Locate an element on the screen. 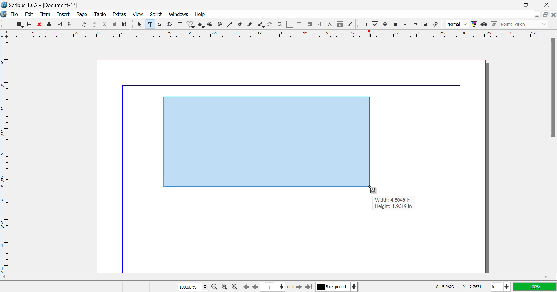  Minimize is located at coordinates (546, 15).